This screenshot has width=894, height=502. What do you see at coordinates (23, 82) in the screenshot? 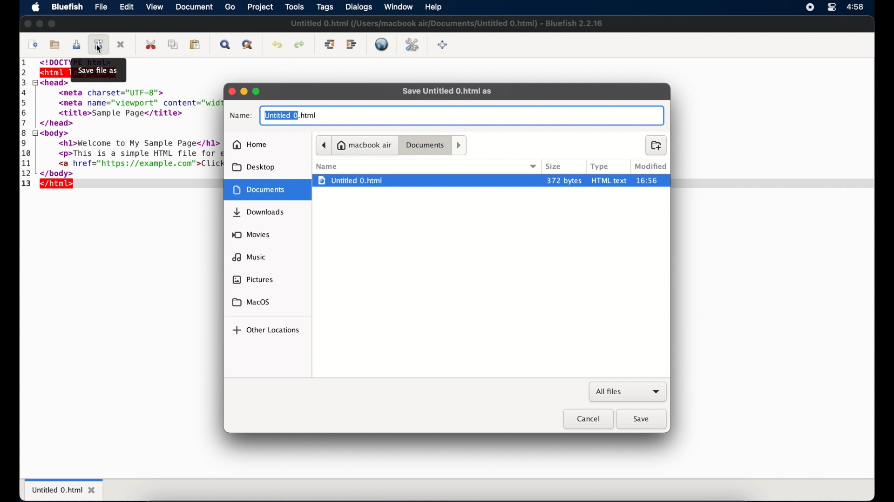
I see `3` at bounding box center [23, 82].